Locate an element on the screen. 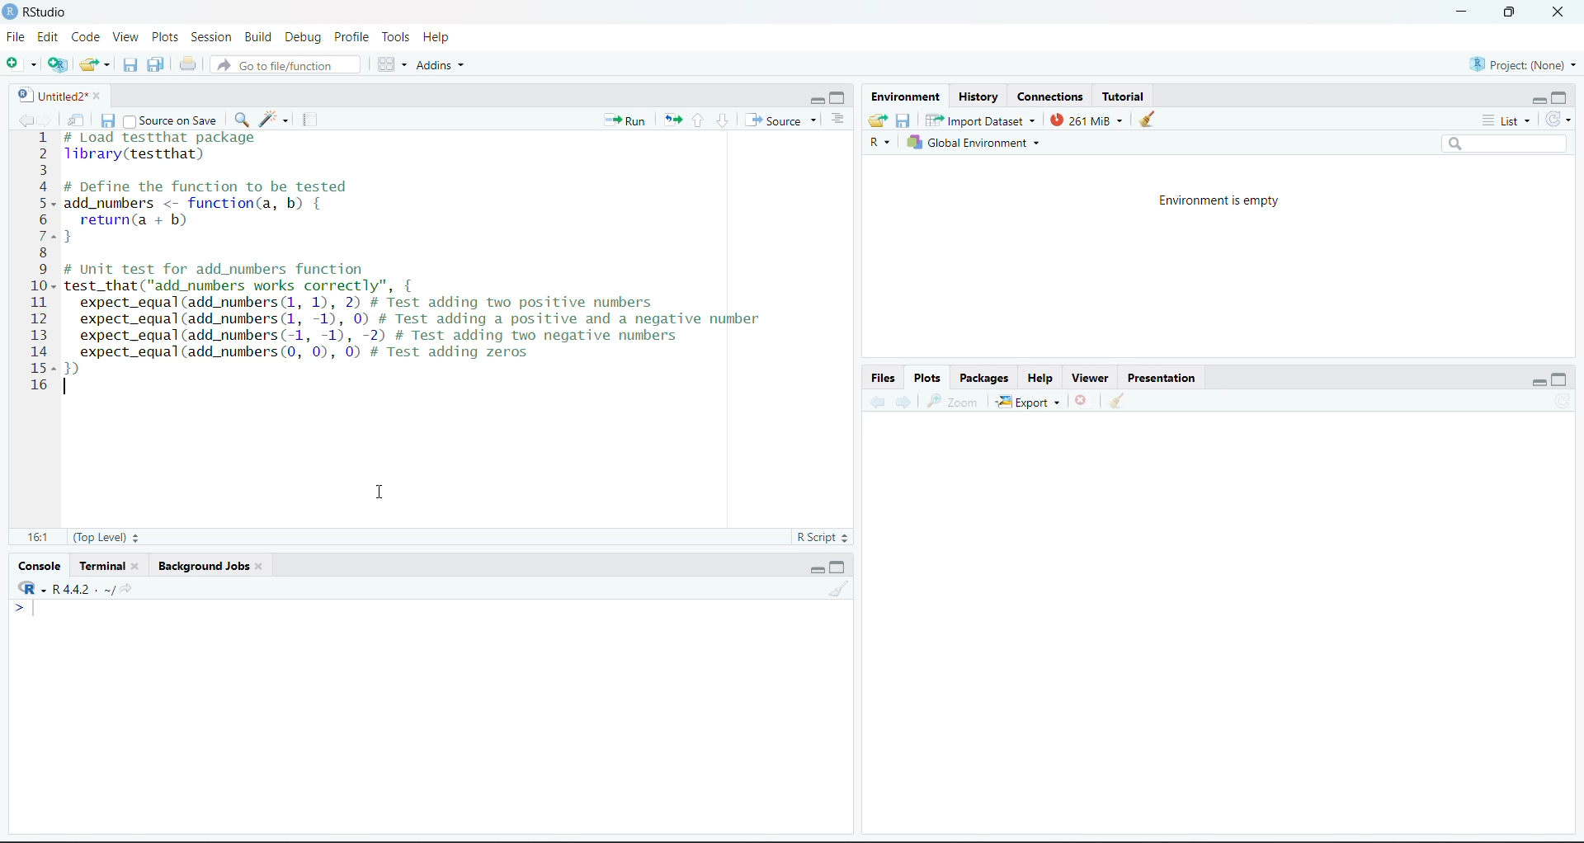 The image size is (1584, 843). Open existing folder is located at coordinates (93, 64).